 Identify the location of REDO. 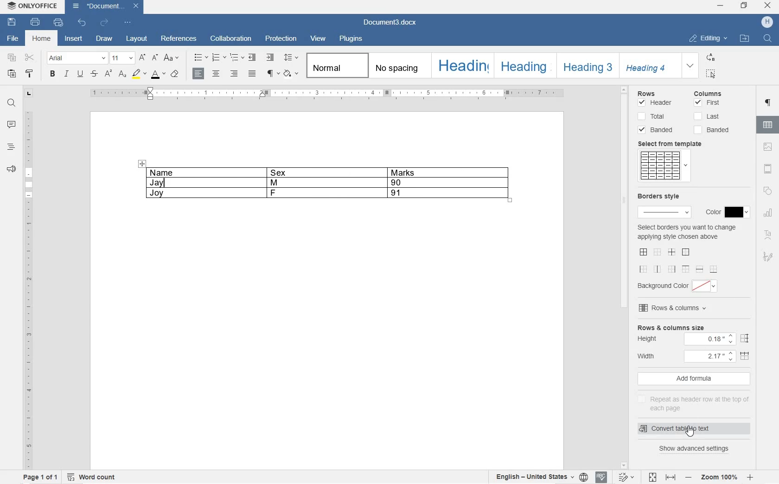
(105, 22).